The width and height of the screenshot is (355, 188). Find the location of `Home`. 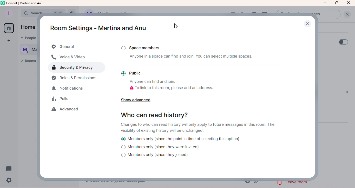

Home is located at coordinates (9, 28).